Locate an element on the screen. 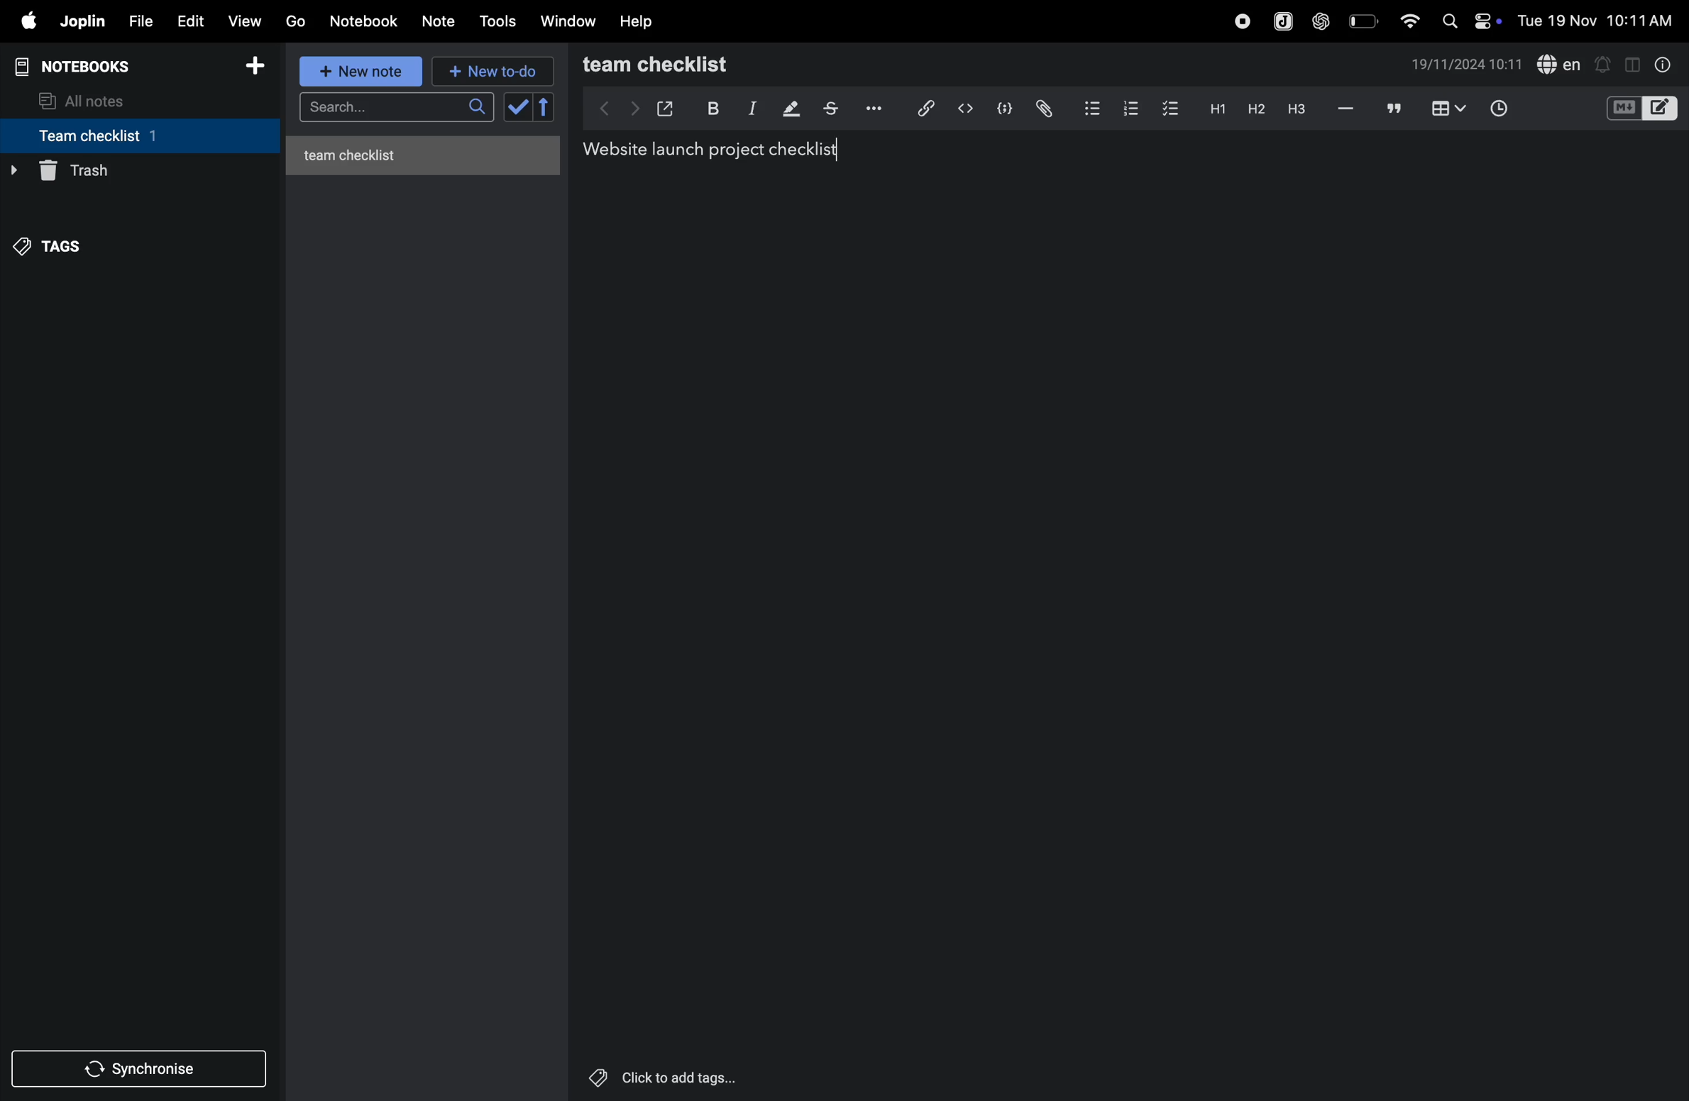  inline code is located at coordinates (965, 109).